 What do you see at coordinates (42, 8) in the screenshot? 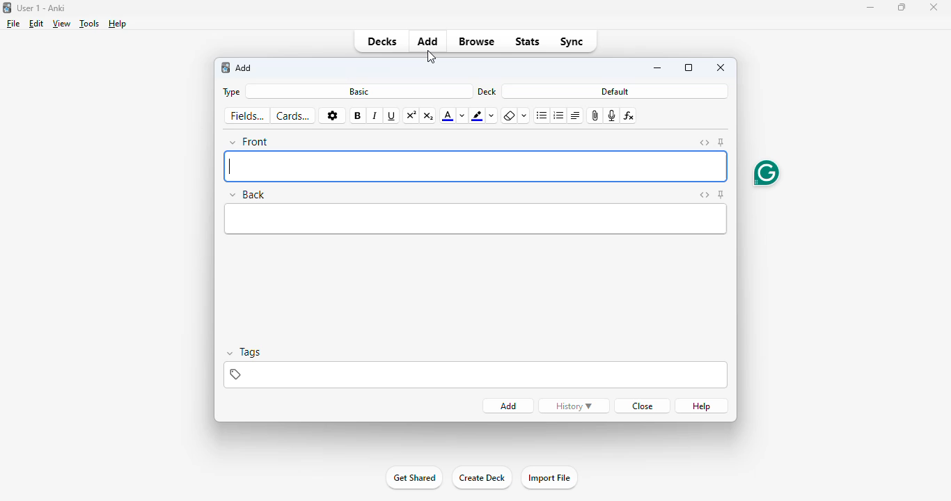
I see `title` at bounding box center [42, 8].